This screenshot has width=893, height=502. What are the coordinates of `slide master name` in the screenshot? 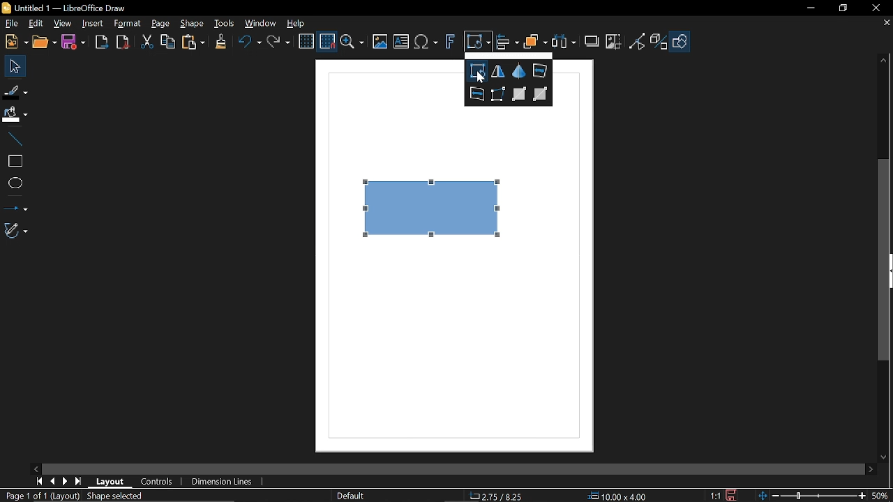 It's located at (352, 495).